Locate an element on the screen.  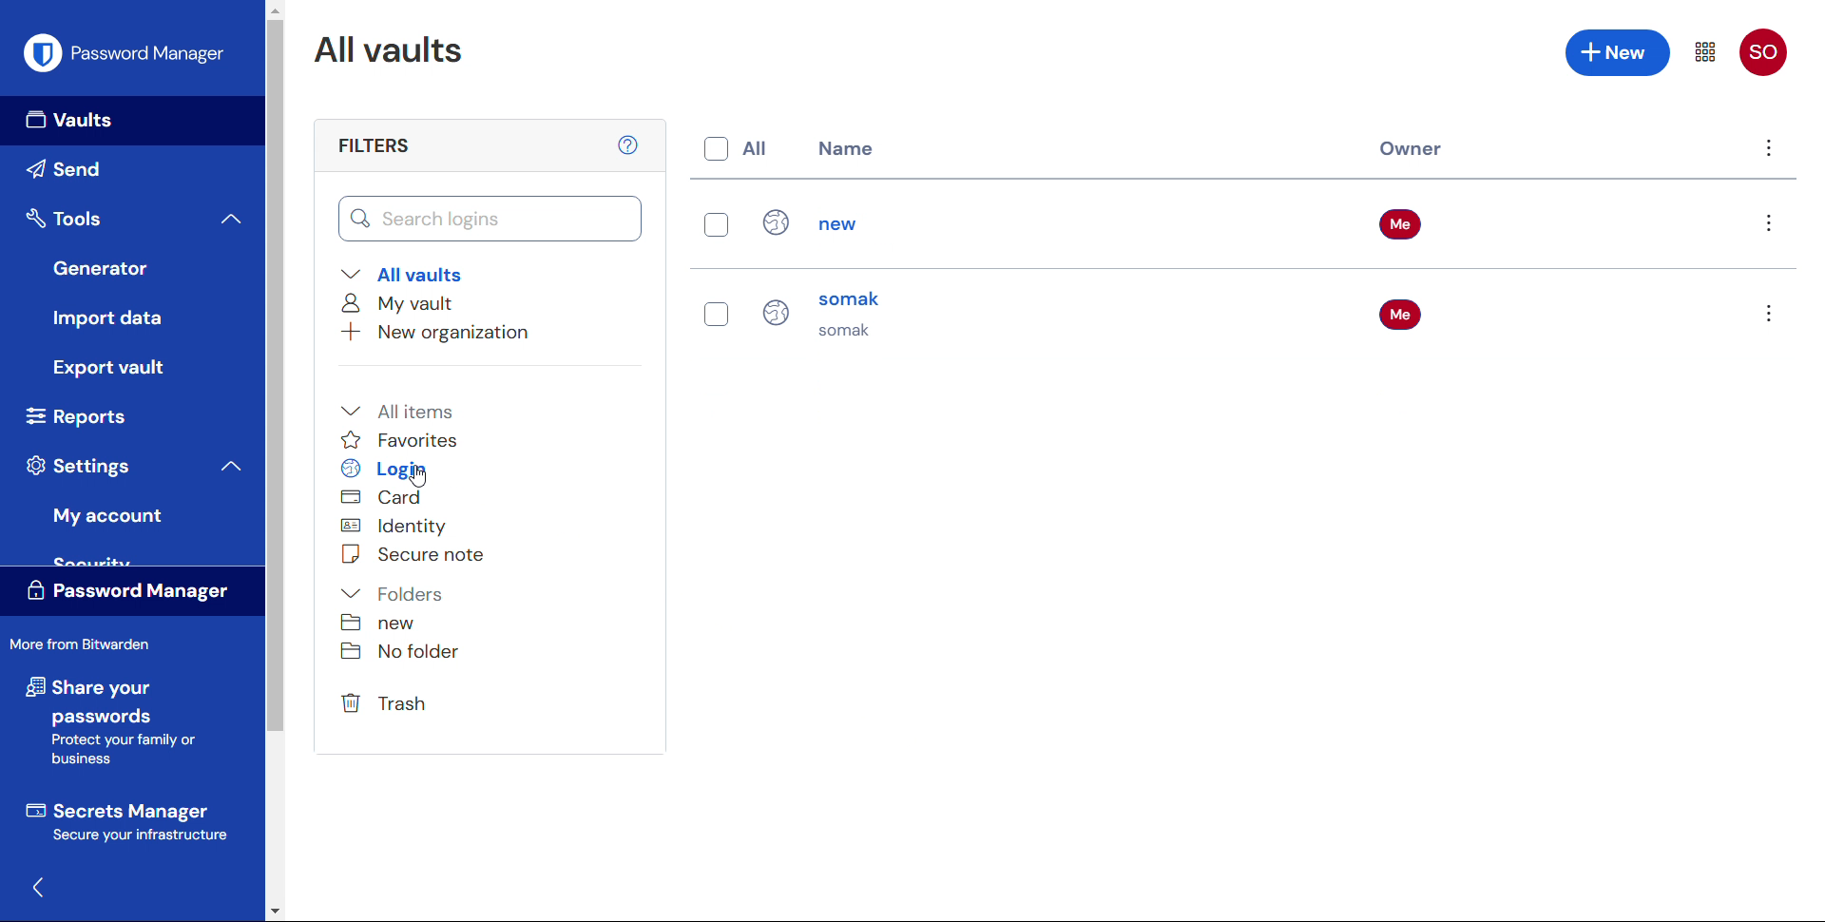
Select all  is located at coordinates (736, 147).